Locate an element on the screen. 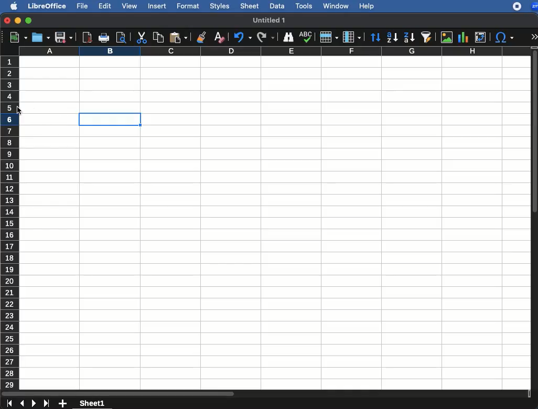  libreoffice is located at coordinates (46, 6).